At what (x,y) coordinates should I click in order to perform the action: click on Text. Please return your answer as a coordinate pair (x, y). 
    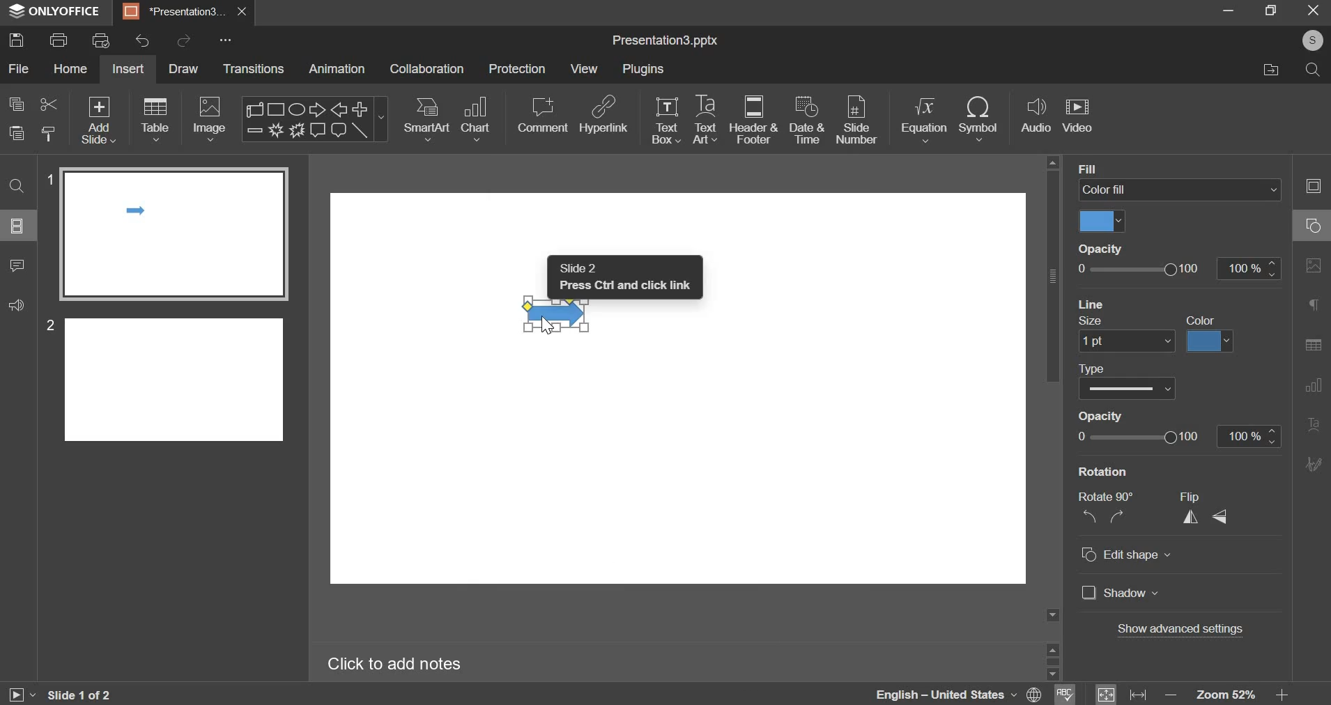
    Looking at the image, I should click on (626, 277).